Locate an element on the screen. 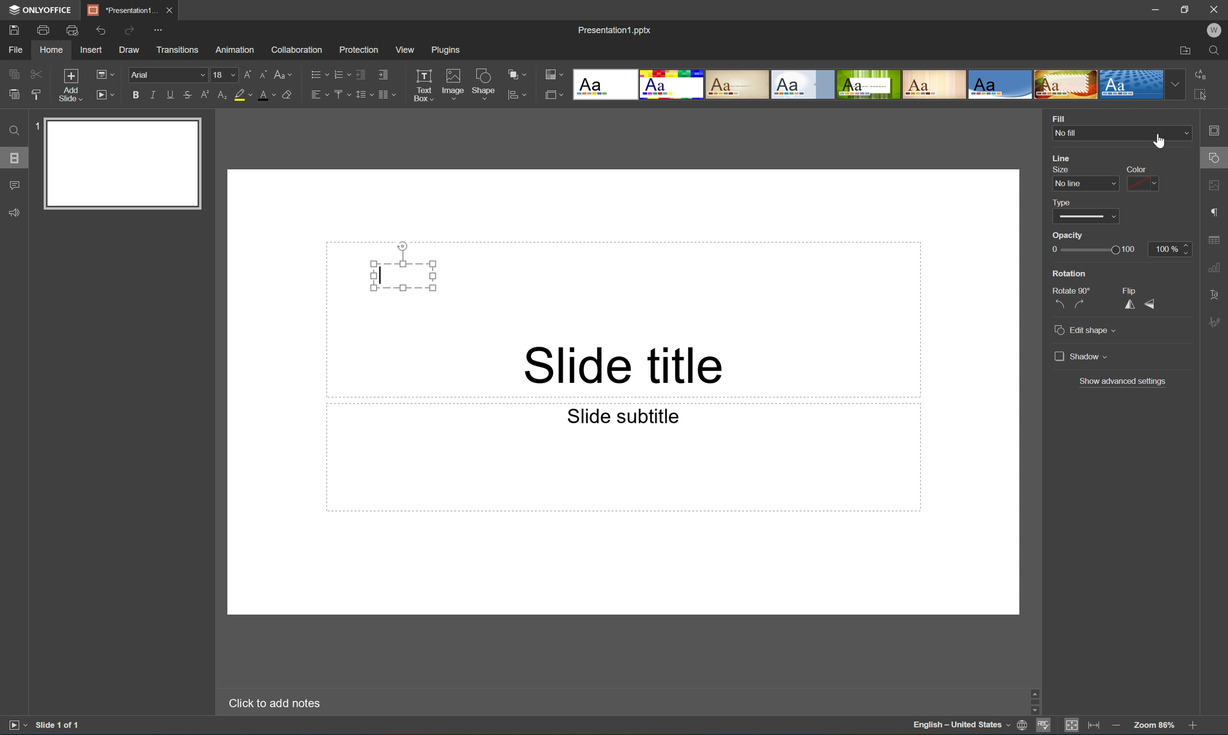 Image resolution: width=1228 pixels, height=735 pixels. Add slide is located at coordinates (68, 86).